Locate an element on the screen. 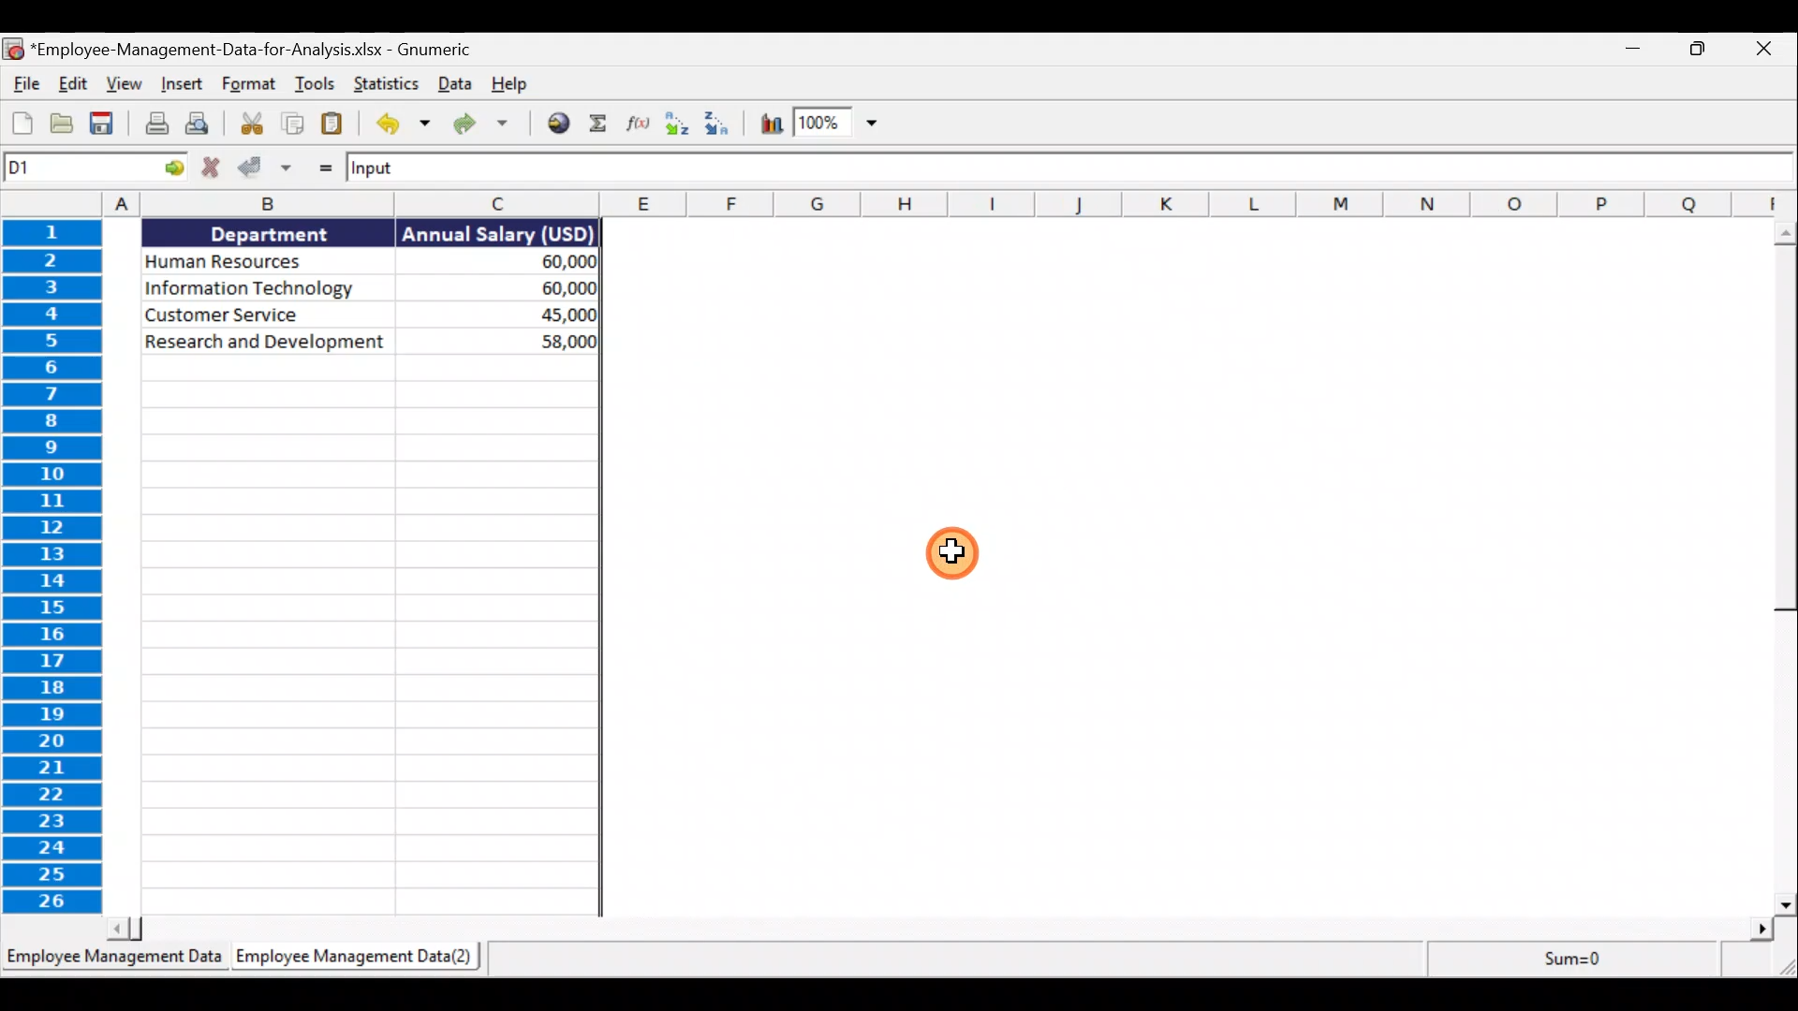 The width and height of the screenshot is (1798, 1011). Format is located at coordinates (250, 81).